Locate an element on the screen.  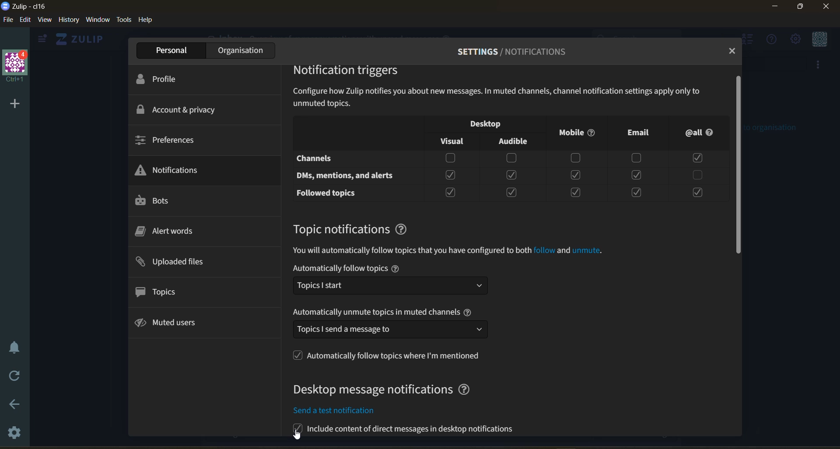
desktop message notifications is located at coordinates (385, 390).